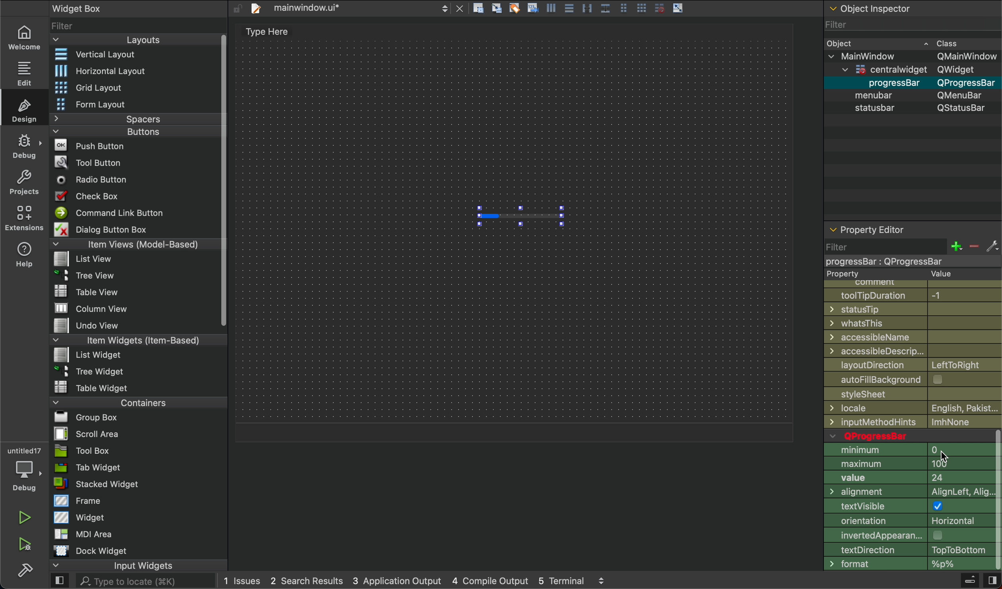  What do you see at coordinates (23, 36) in the screenshot?
I see `welcome` at bounding box center [23, 36].